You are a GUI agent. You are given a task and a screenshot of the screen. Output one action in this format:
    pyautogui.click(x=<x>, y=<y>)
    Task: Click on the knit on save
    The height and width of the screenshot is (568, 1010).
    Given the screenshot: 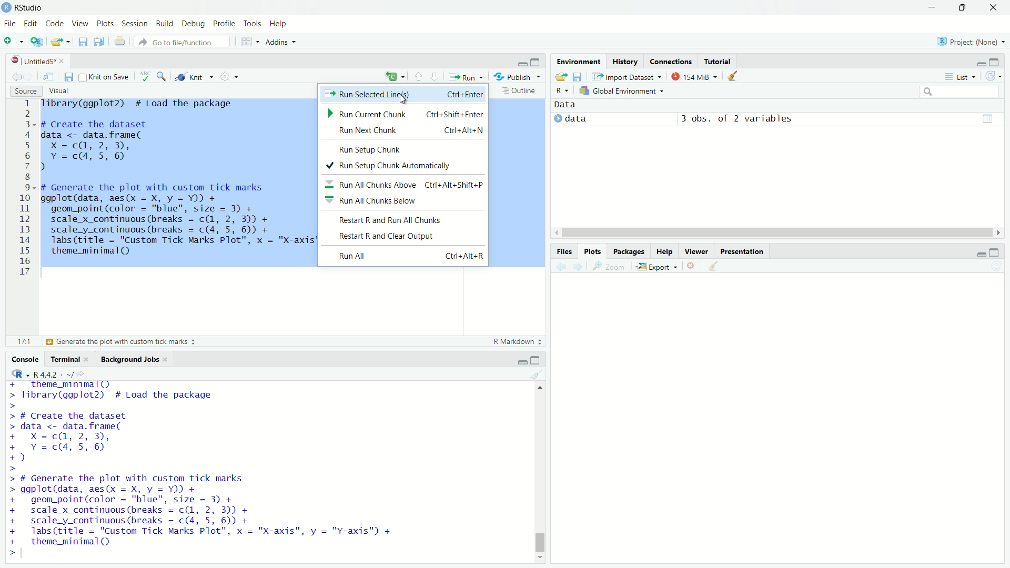 What is the action you would take?
    pyautogui.click(x=107, y=76)
    